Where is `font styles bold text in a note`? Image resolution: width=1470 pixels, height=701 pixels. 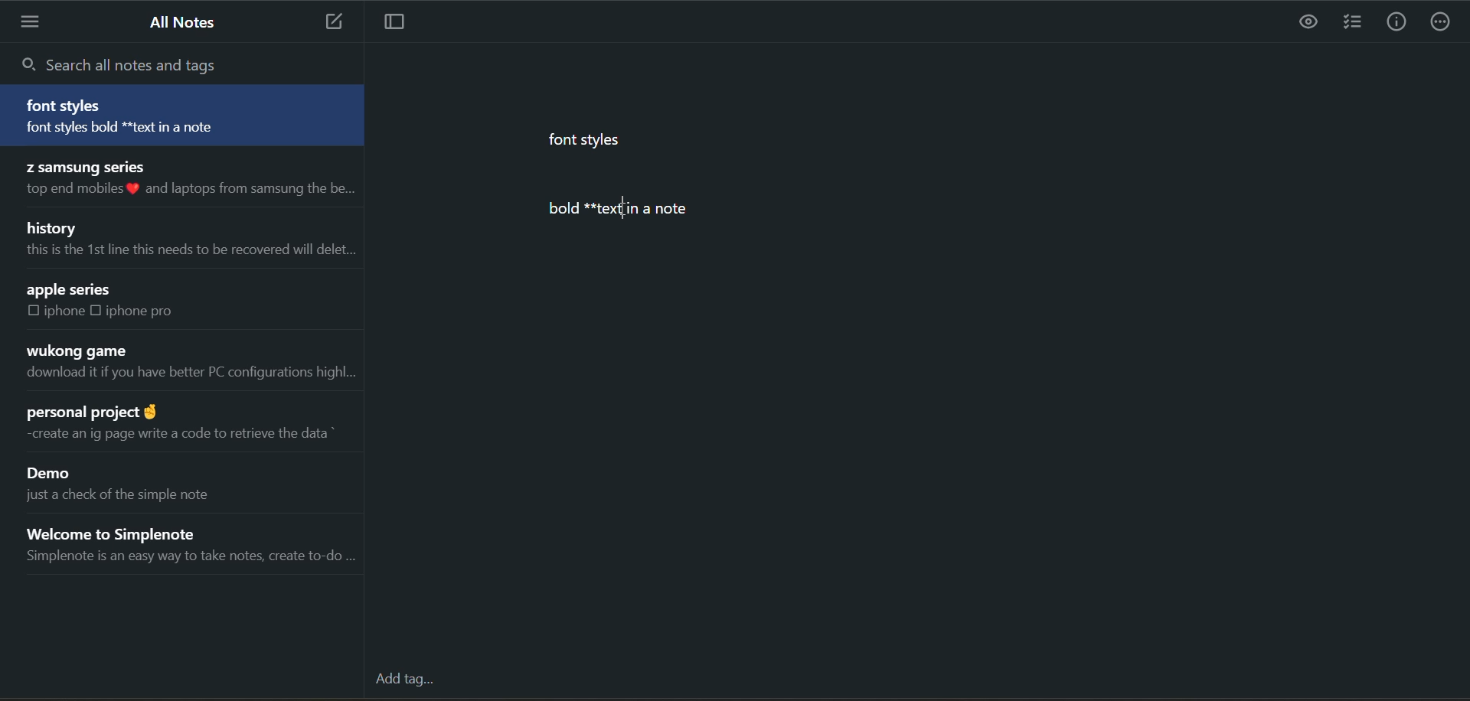 font styles bold text in a note is located at coordinates (144, 129).